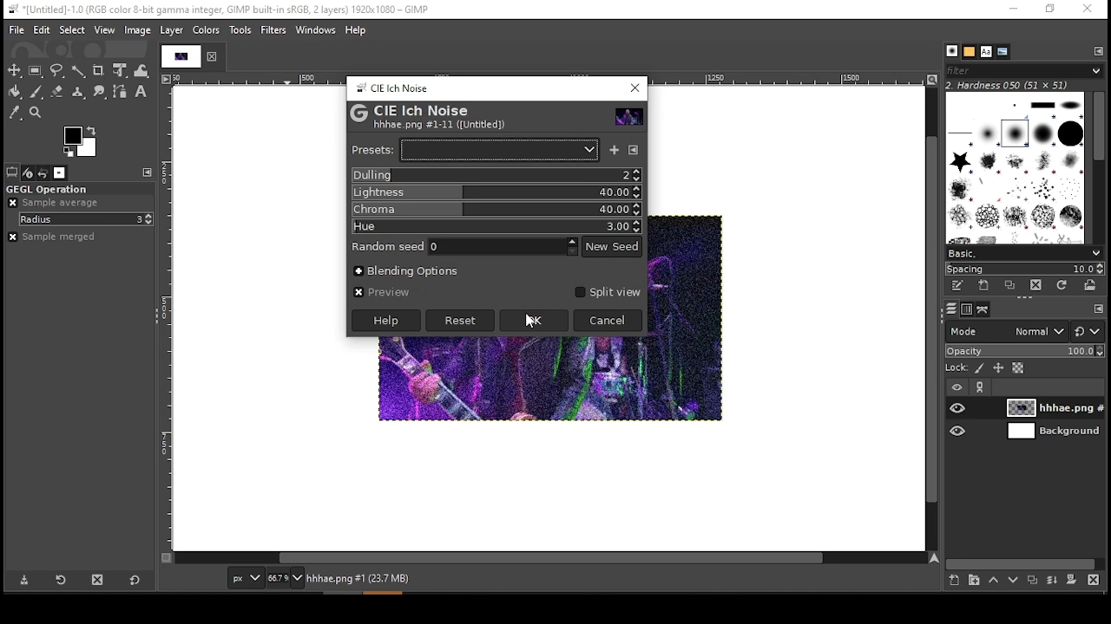 Image resolution: width=1111 pixels, height=624 pixels. What do you see at coordinates (1014, 10) in the screenshot?
I see `minimize` at bounding box center [1014, 10].